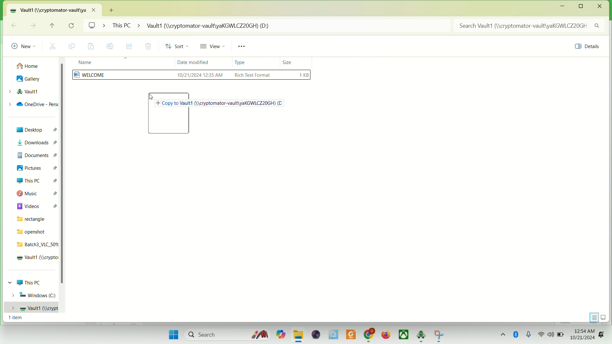 This screenshot has height=344, width=612. What do you see at coordinates (91, 47) in the screenshot?
I see `paste` at bounding box center [91, 47].